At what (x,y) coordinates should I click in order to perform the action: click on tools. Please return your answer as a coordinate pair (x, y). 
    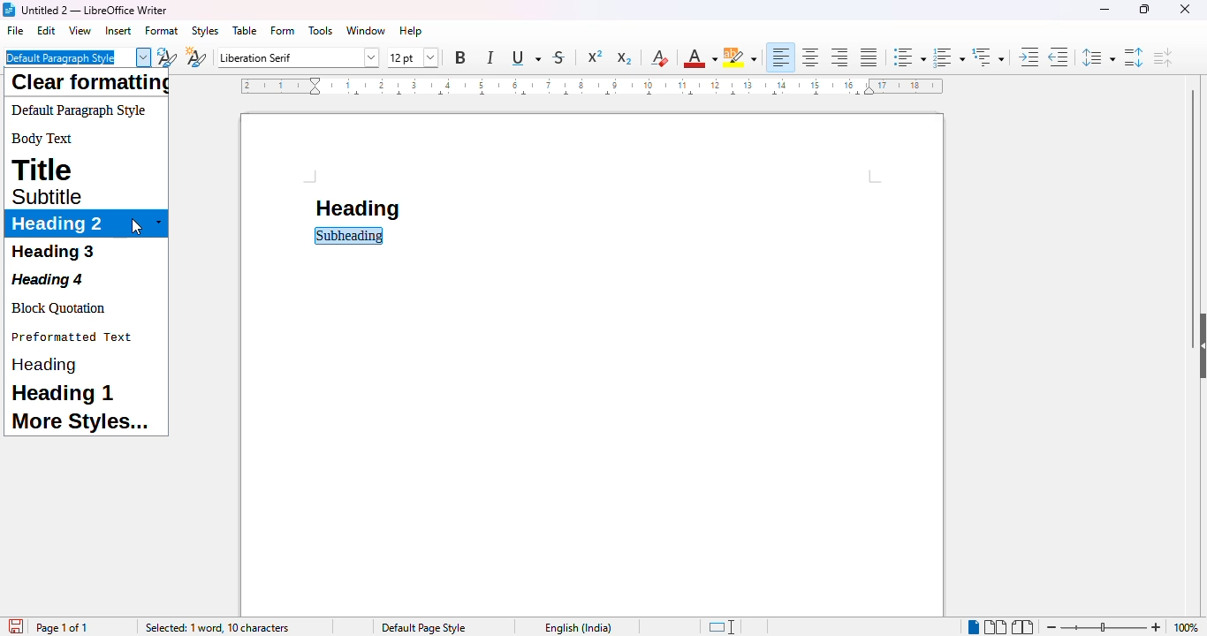
    Looking at the image, I should click on (321, 31).